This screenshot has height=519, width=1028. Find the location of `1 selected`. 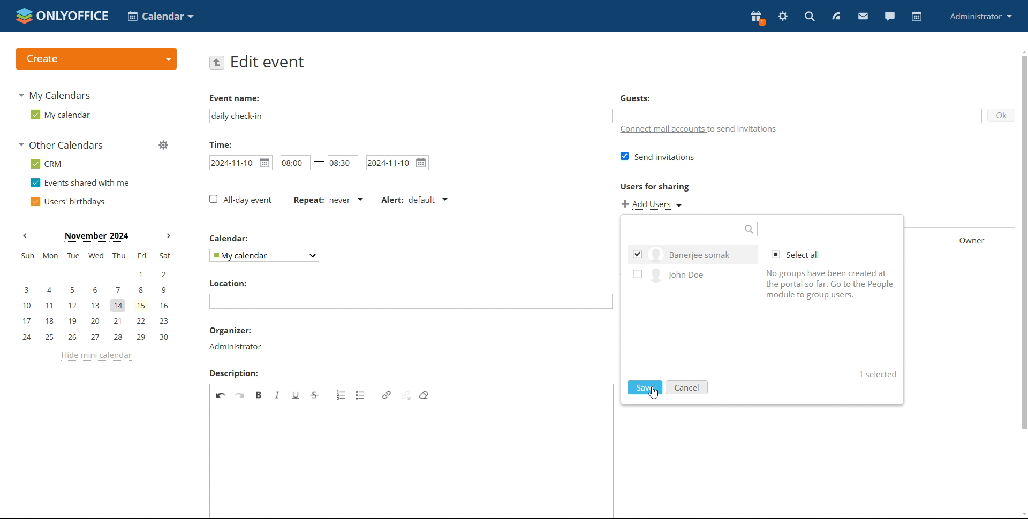

1 selected is located at coordinates (875, 375).